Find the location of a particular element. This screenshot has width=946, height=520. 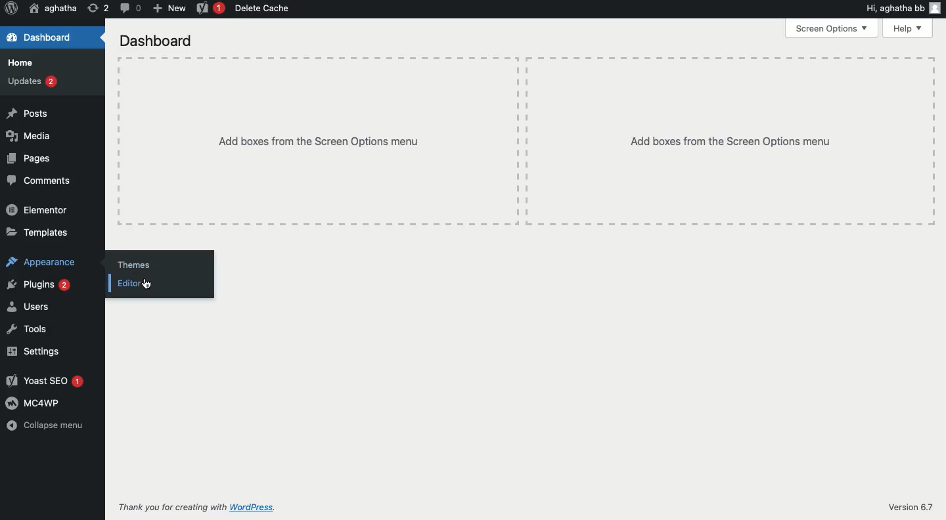

Home is located at coordinates (24, 64).